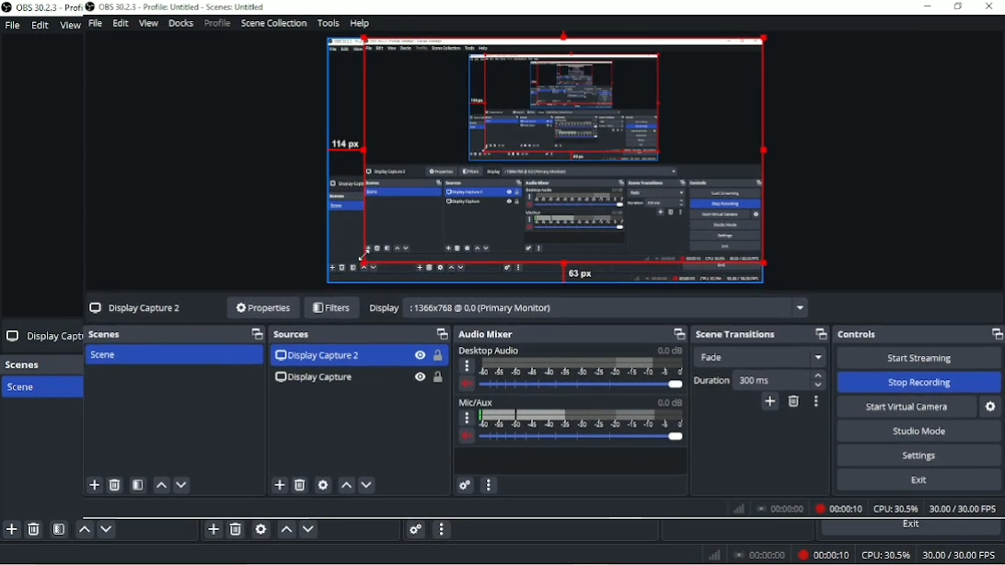 The image size is (1005, 565). Describe the element at coordinates (668, 352) in the screenshot. I see `0.0 dB` at that location.